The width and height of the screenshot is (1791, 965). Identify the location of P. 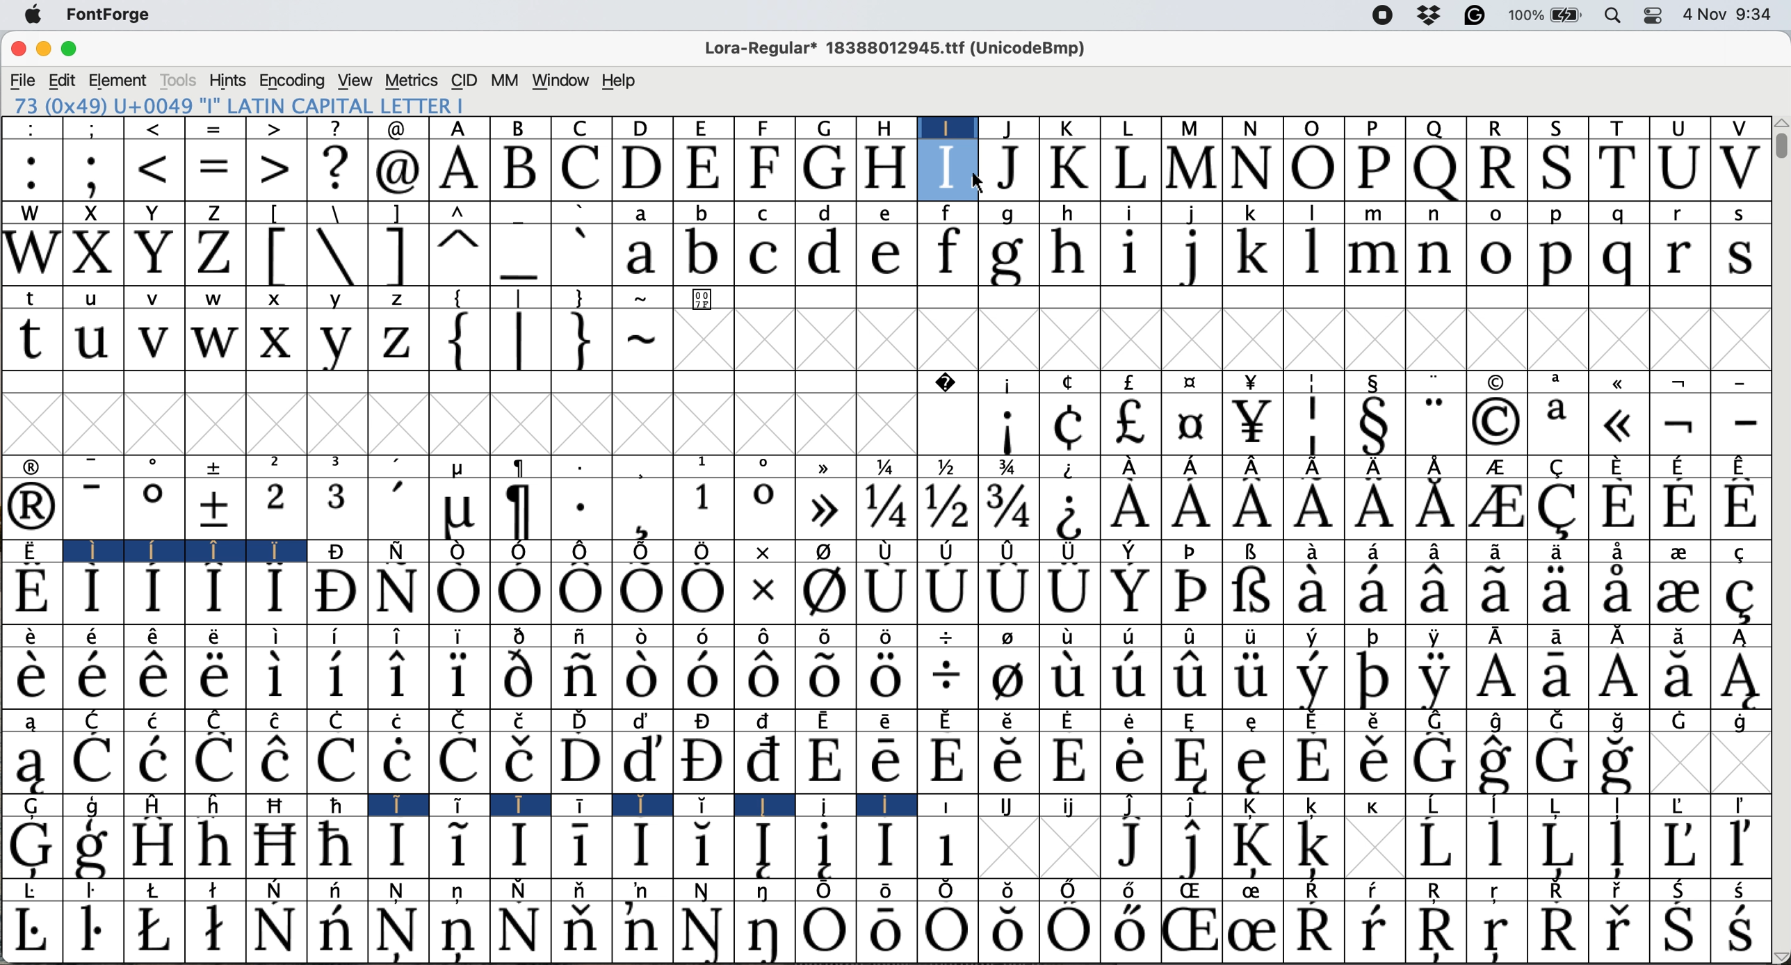
(1370, 129).